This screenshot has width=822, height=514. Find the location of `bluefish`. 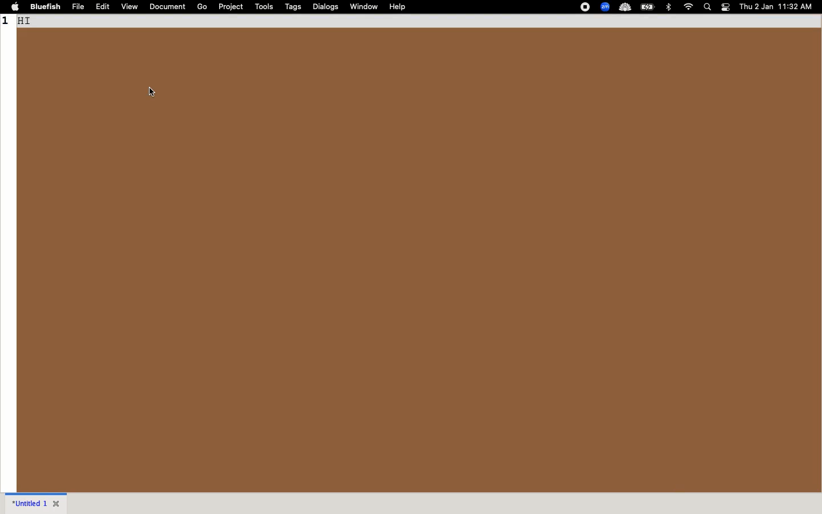

bluefish is located at coordinates (45, 7).